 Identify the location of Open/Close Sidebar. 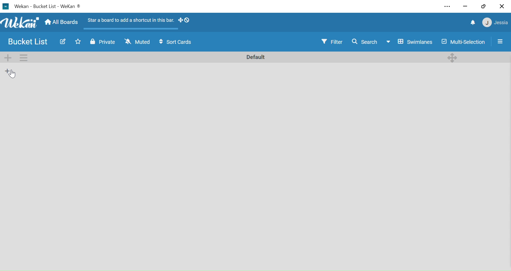
(501, 41).